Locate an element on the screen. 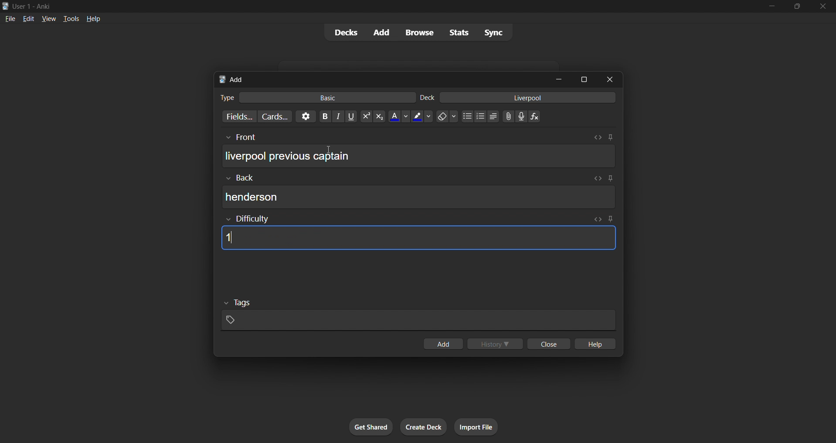 The height and width of the screenshot is (443, 836). text highlight color is located at coordinates (422, 116).